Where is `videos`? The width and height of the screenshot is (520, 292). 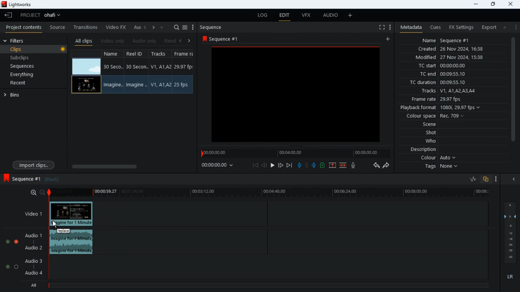 videos is located at coordinates (87, 67).